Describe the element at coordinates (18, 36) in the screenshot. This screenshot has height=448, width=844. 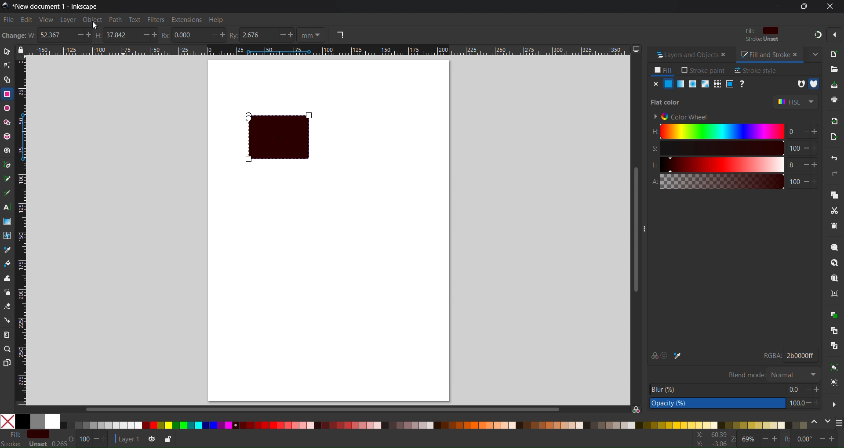
I see `change W:` at that location.